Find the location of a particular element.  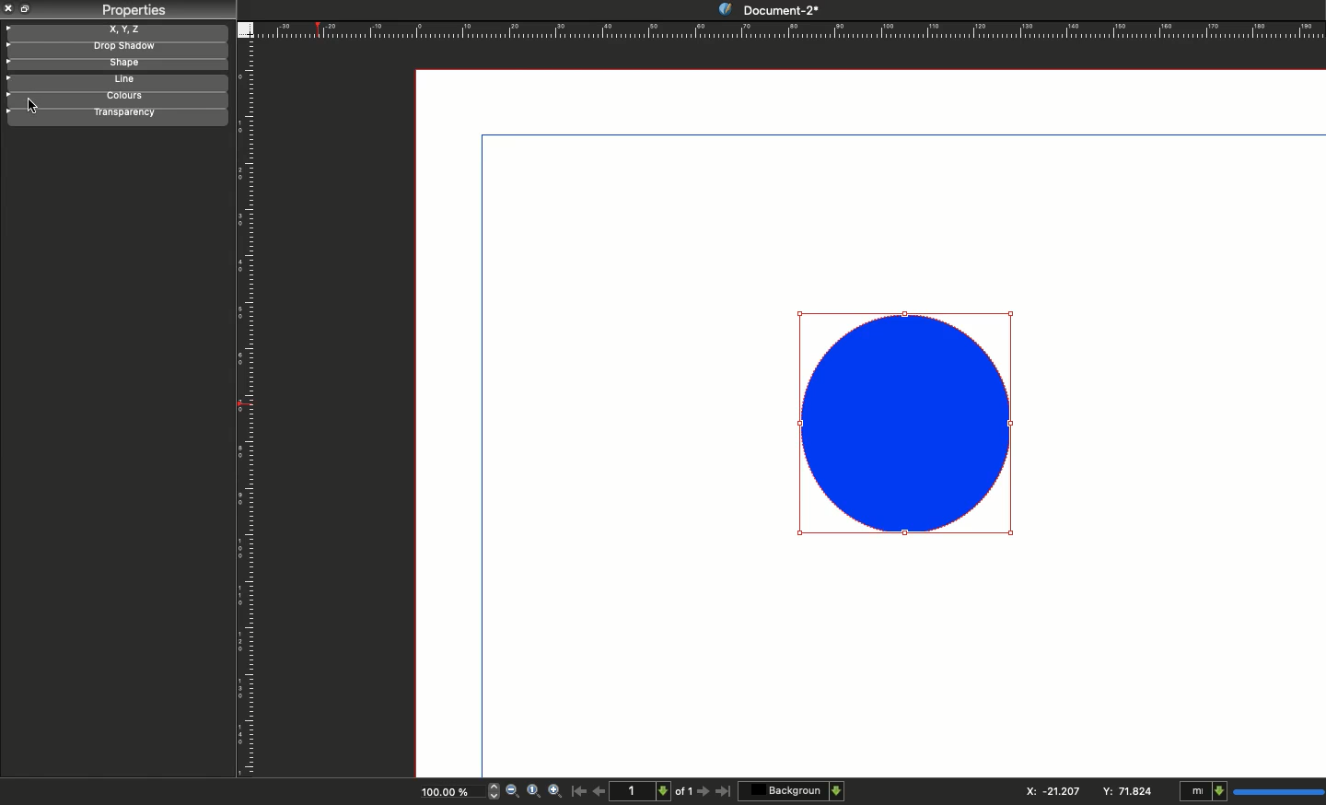

Last page is located at coordinates (724, 792).